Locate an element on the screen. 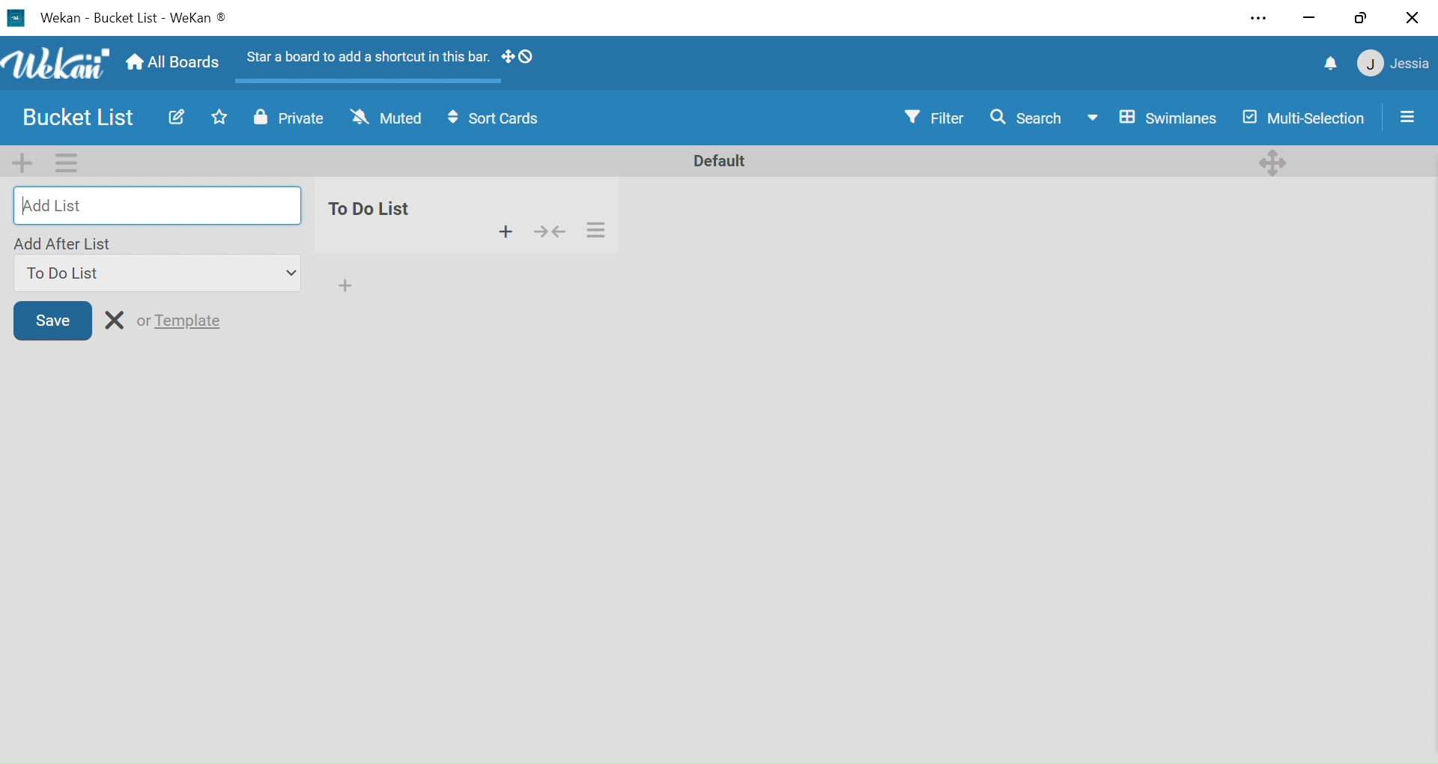 This screenshot has height=764, width=1438. Close is located at coordinates (1412, 19).